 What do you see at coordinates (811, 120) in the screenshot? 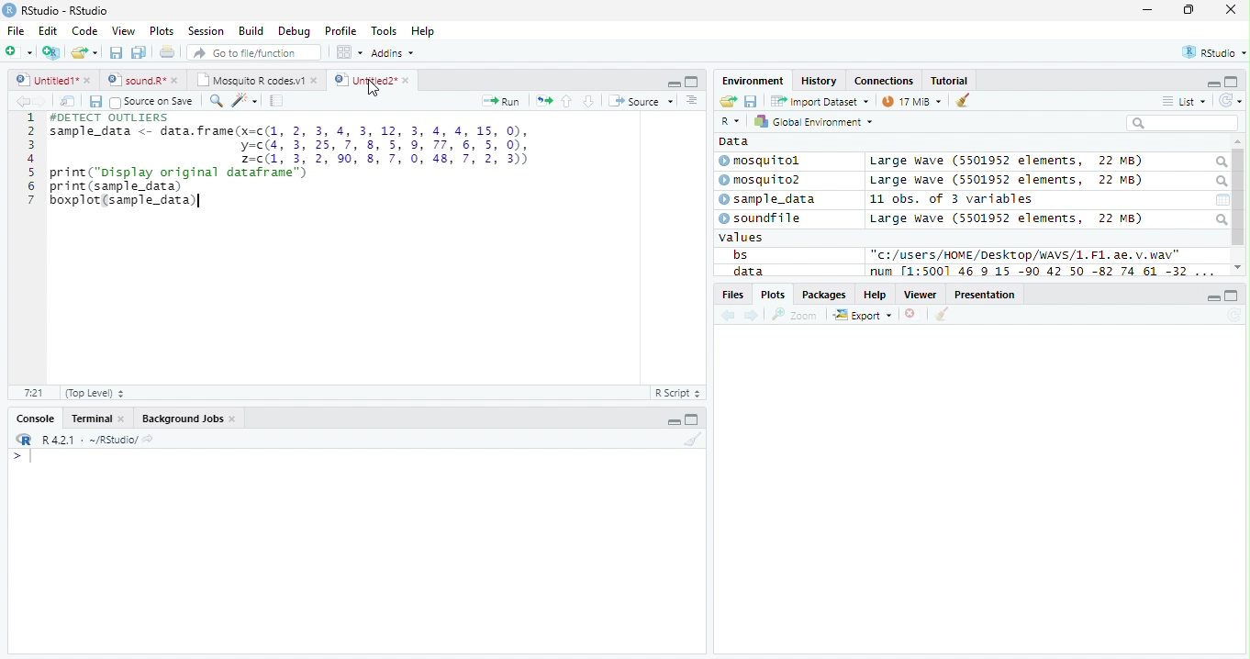
I see `Global Environment` at bounding box center [811, 120].